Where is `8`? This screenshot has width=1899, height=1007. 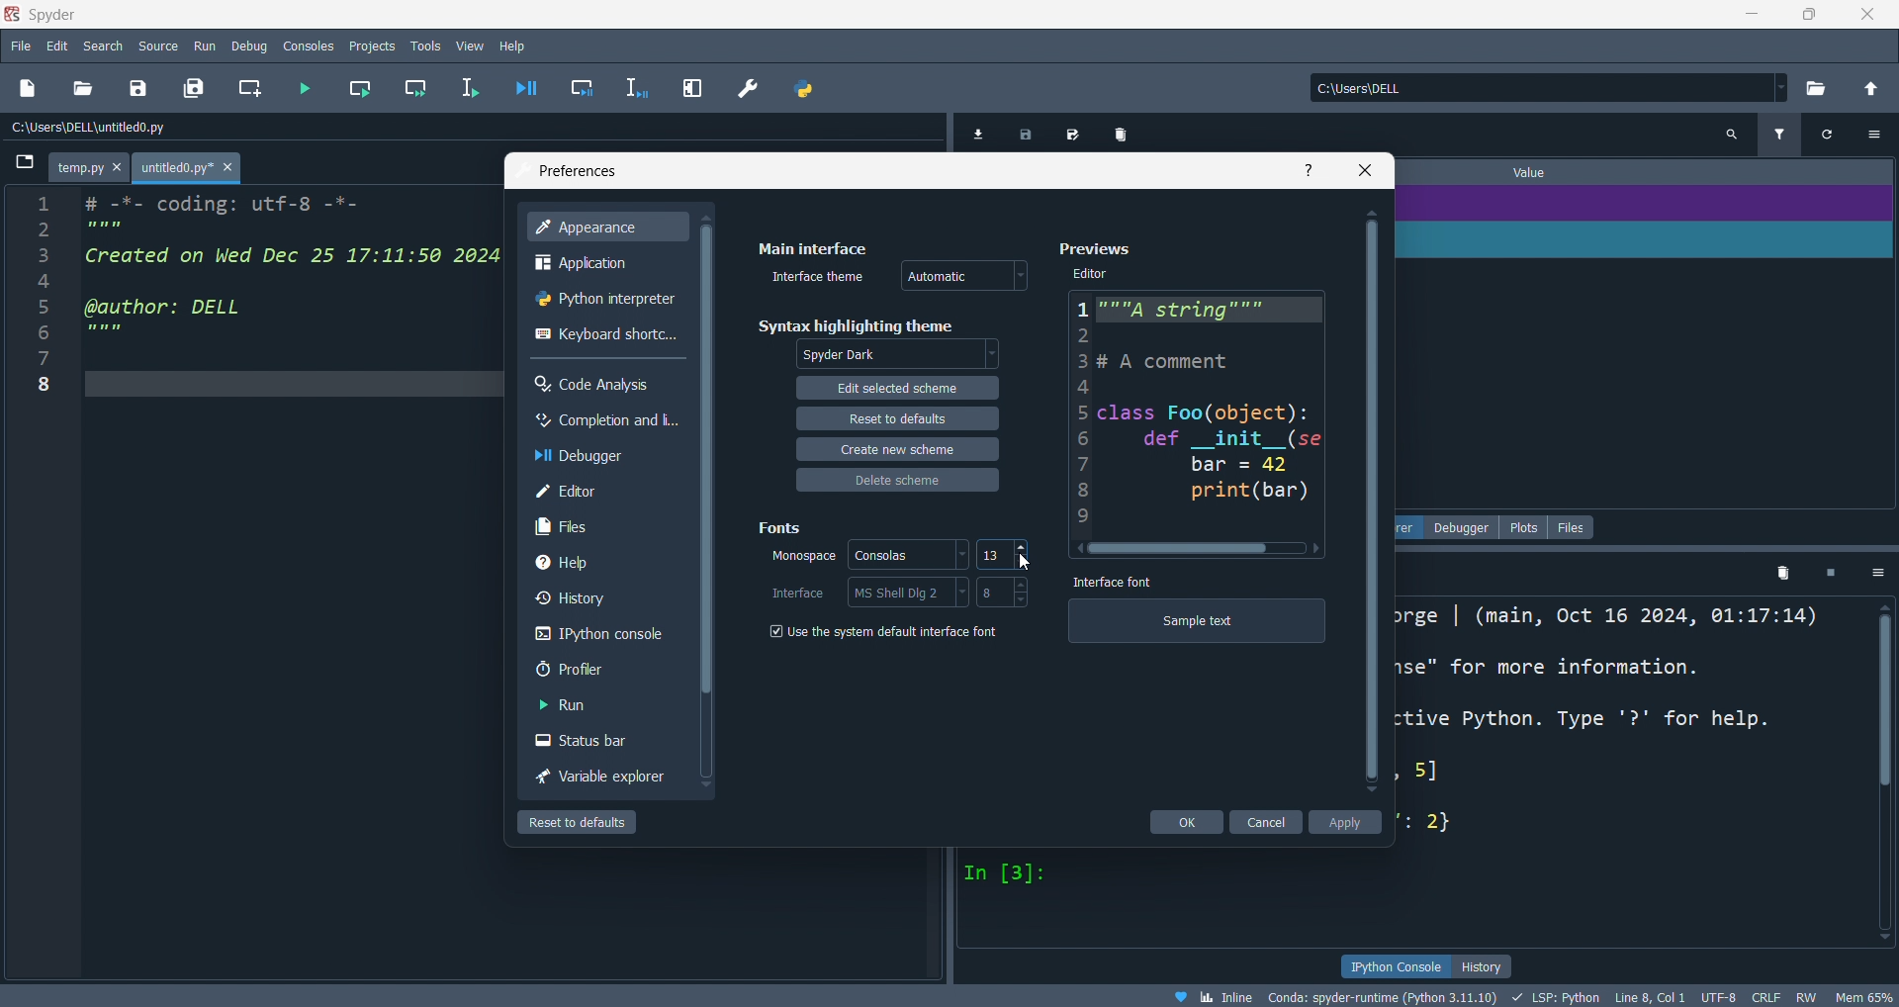
8 is located at coordinates (989, 590).